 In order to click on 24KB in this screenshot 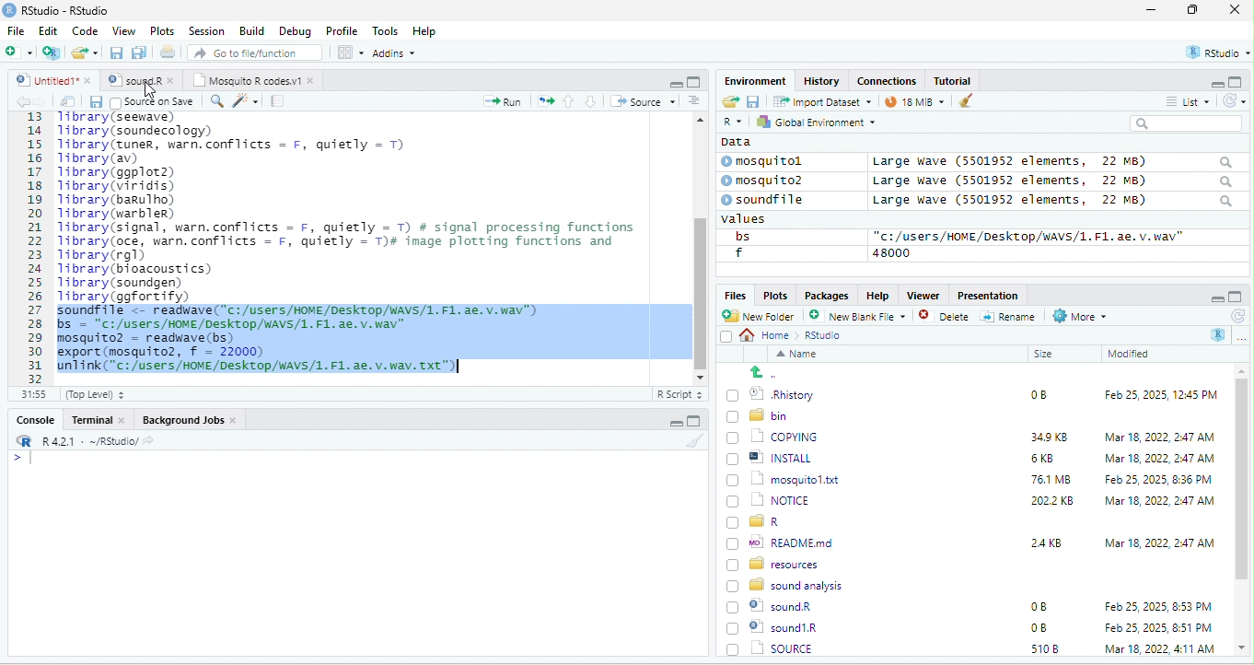, I will do `click(1043, 542)`.